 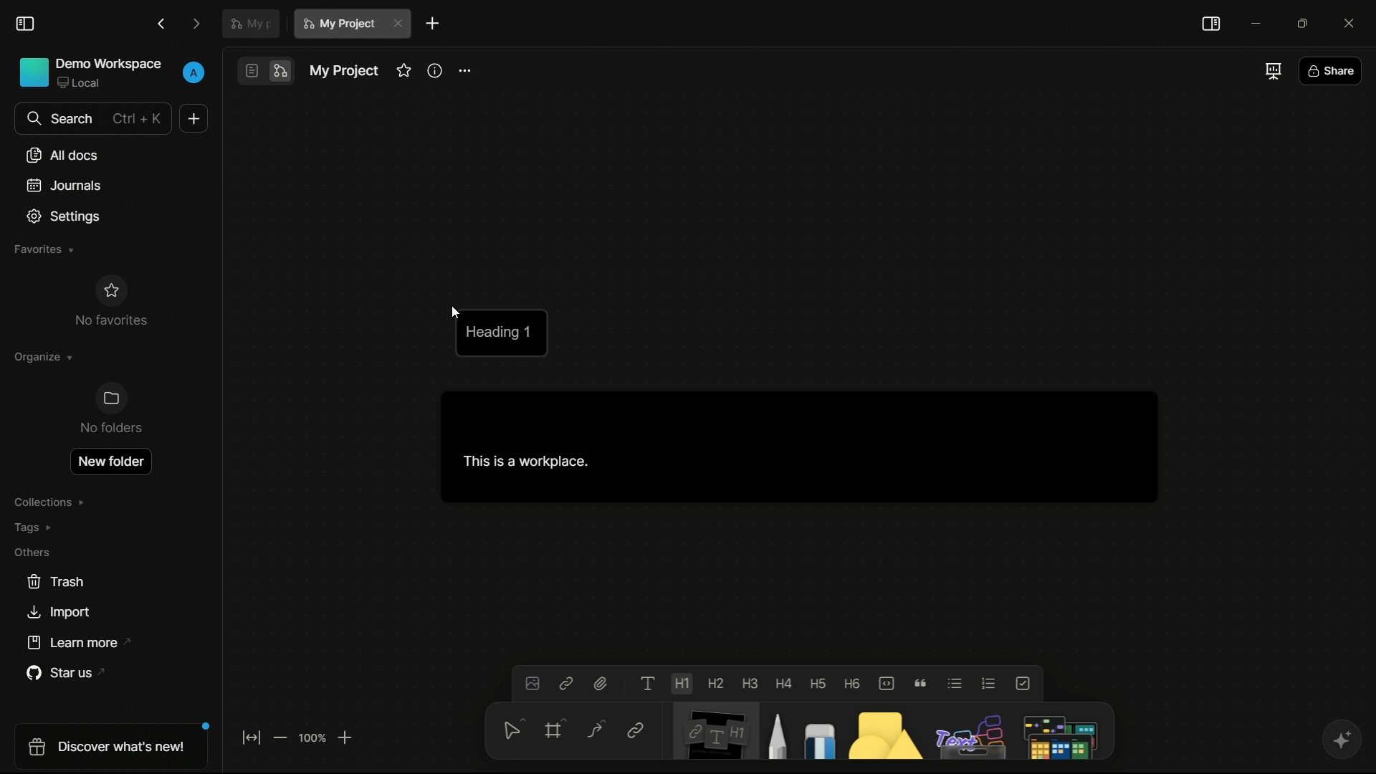 I want to click on info, so click(x=435, y=69).